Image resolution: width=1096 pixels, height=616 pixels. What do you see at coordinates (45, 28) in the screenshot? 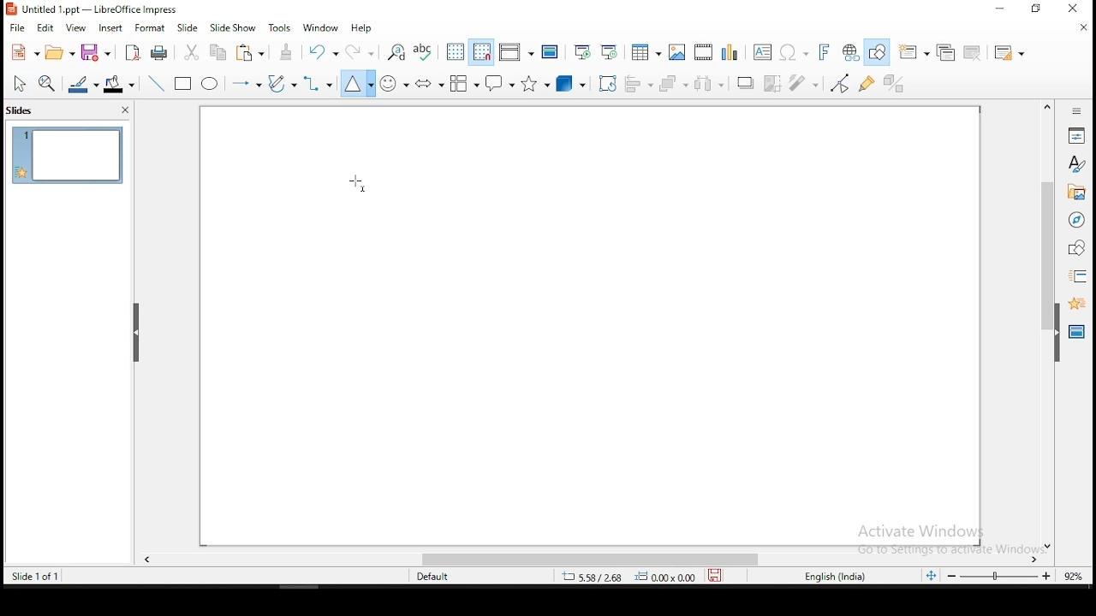
I see `edit` at bounding box center [45, 28].